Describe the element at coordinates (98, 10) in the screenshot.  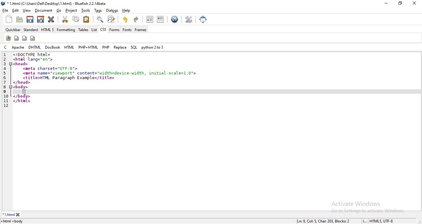
I see `tags` at that location.